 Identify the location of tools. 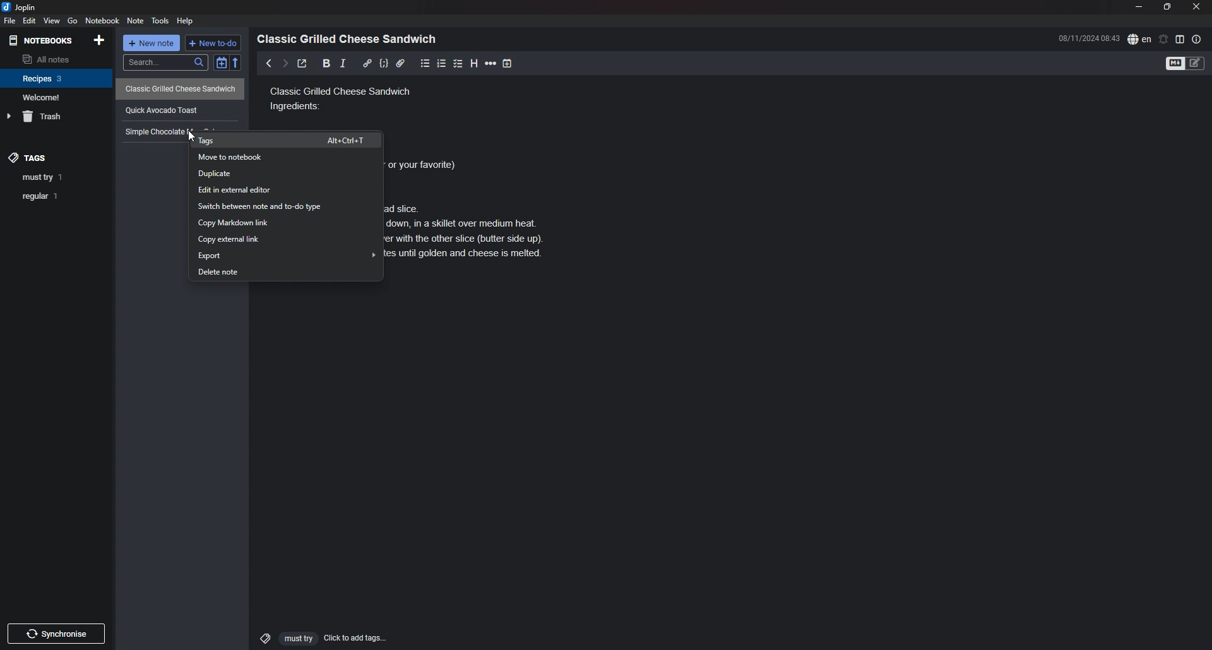
(162, 21).